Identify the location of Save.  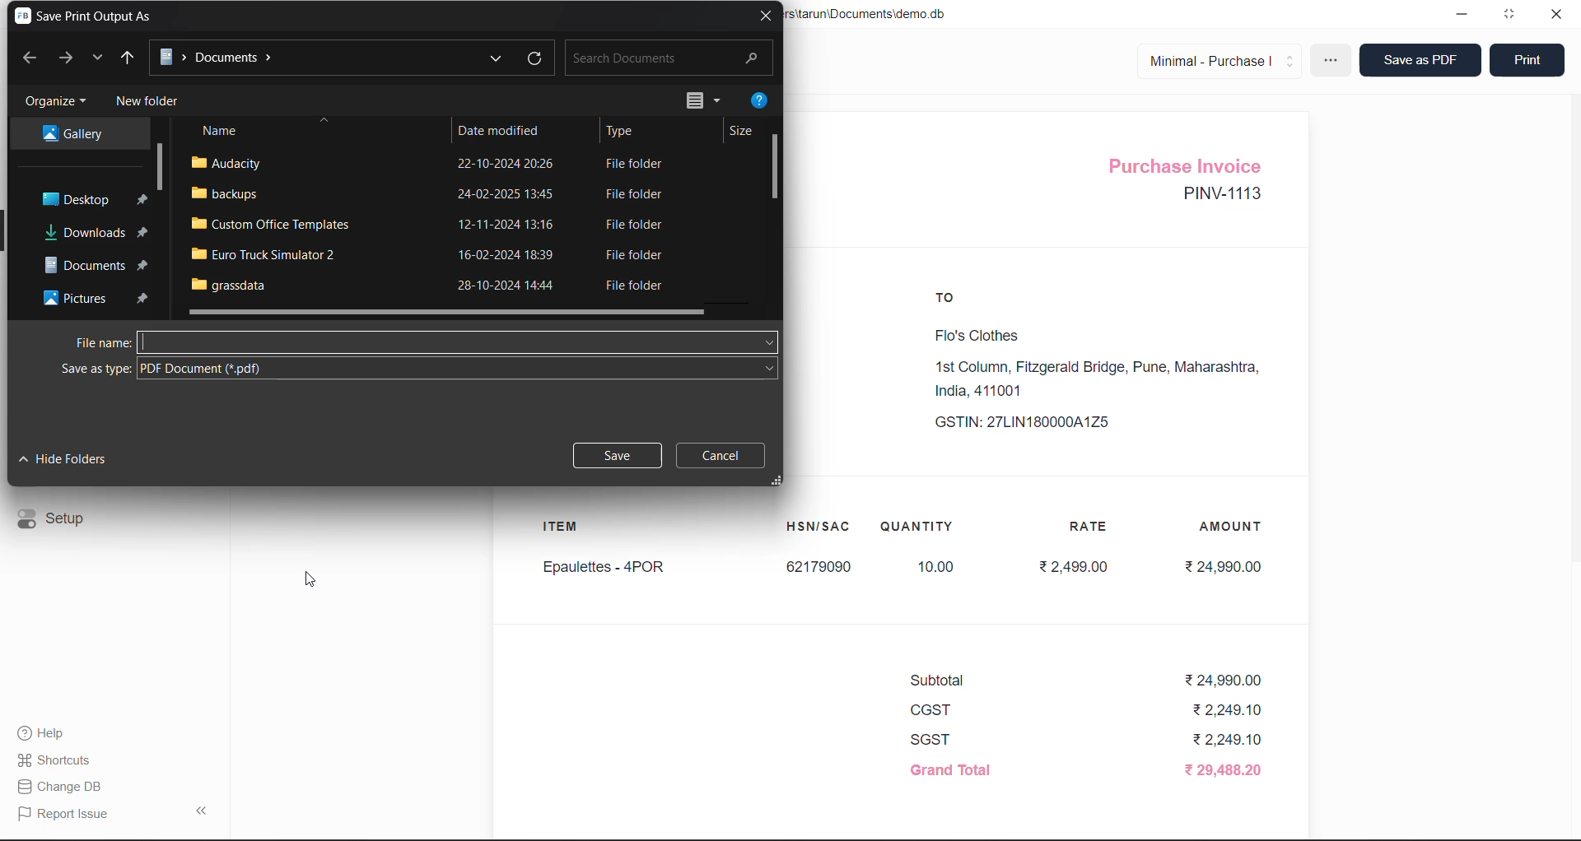
(615, 456).